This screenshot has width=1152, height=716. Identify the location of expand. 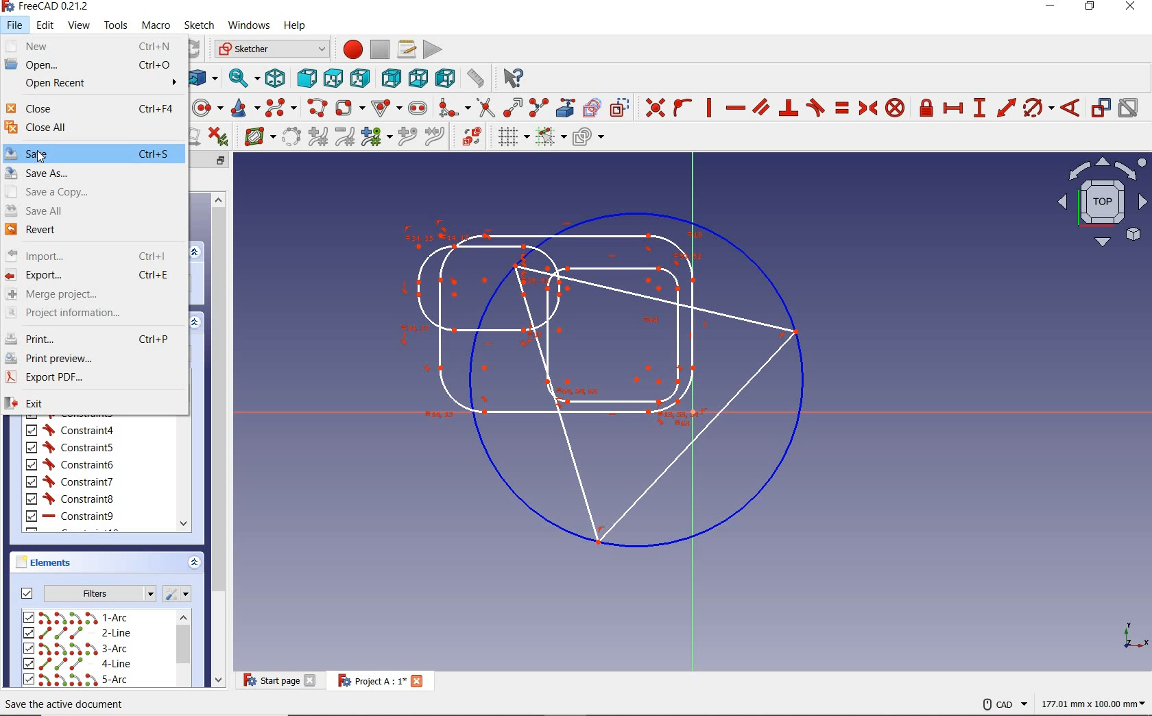
(193, 562).